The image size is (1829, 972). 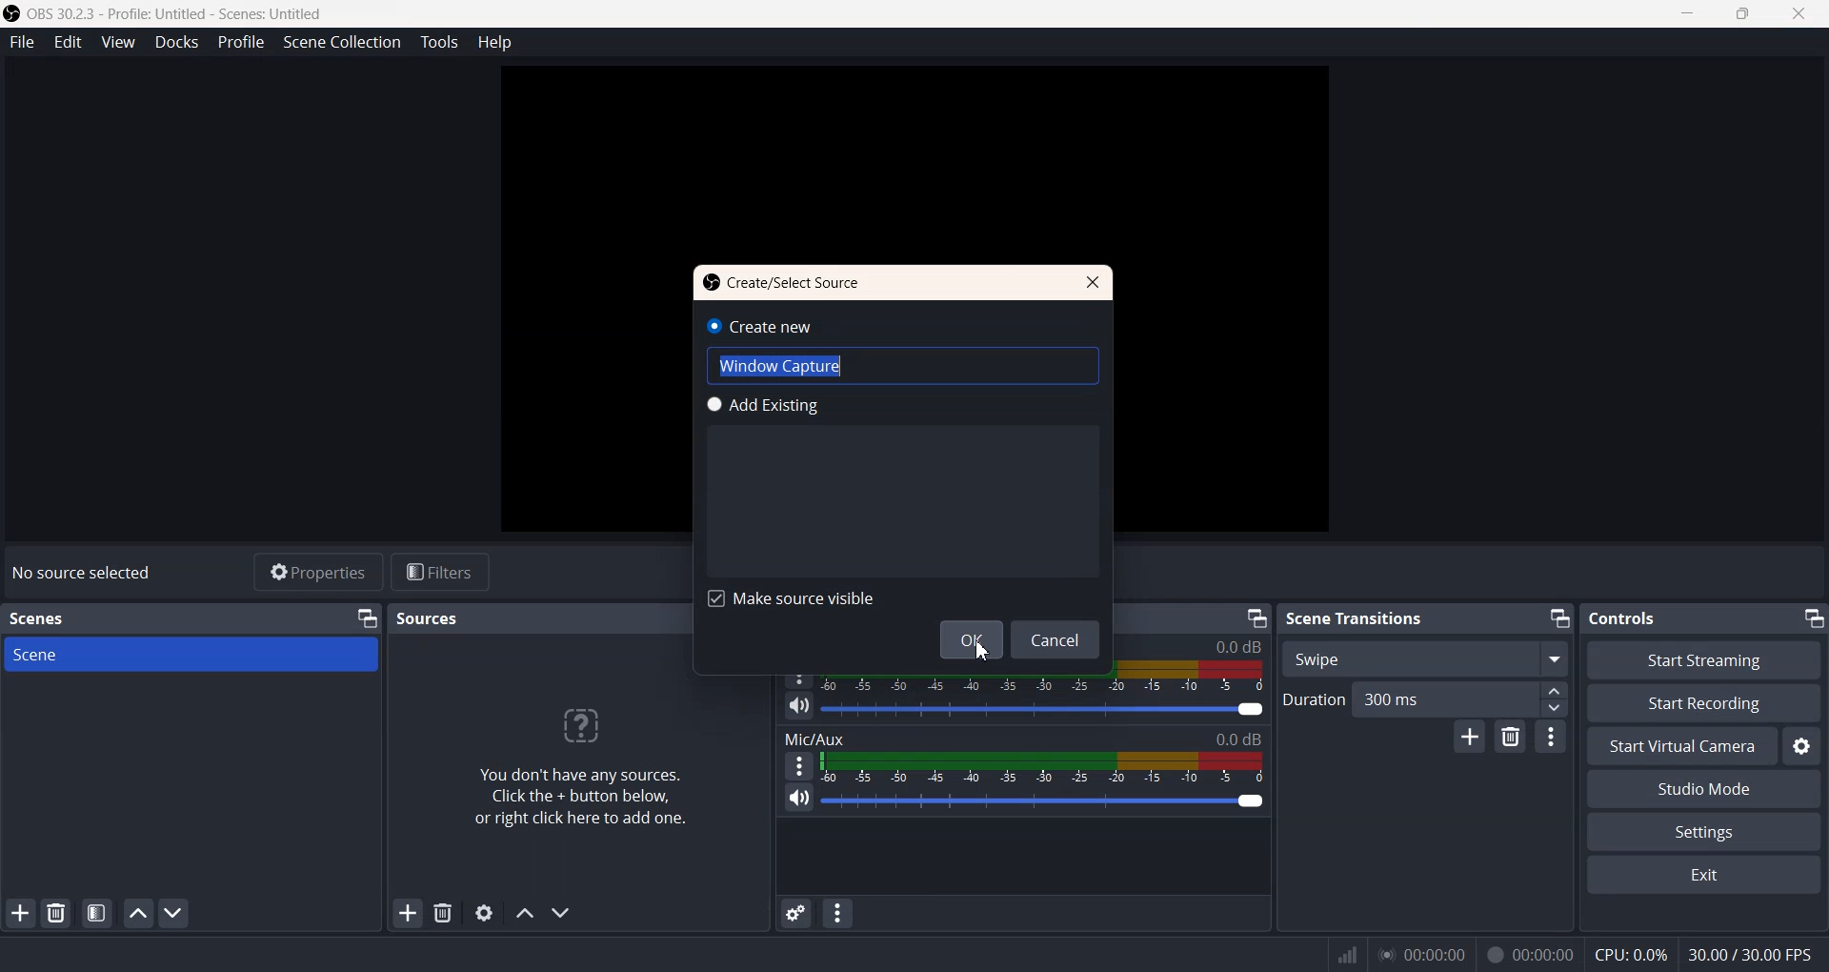 What do you see at coordinates (1629, 953) in the screenshot?
I see `CPU:0.3%` at bounding box center [1629, 953].